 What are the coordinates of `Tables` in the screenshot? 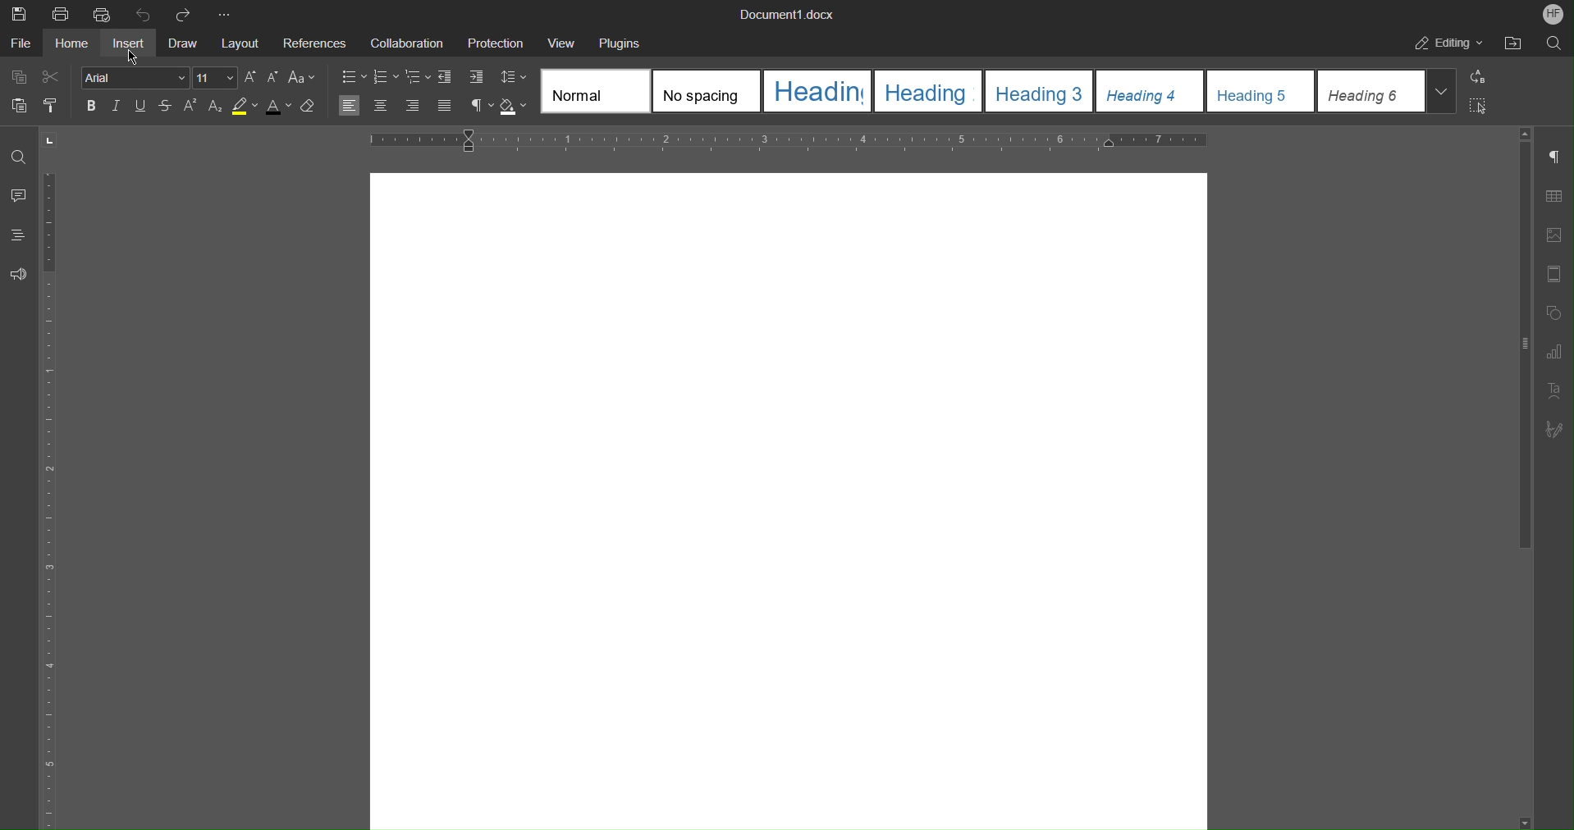 It's located at (1559, 196).